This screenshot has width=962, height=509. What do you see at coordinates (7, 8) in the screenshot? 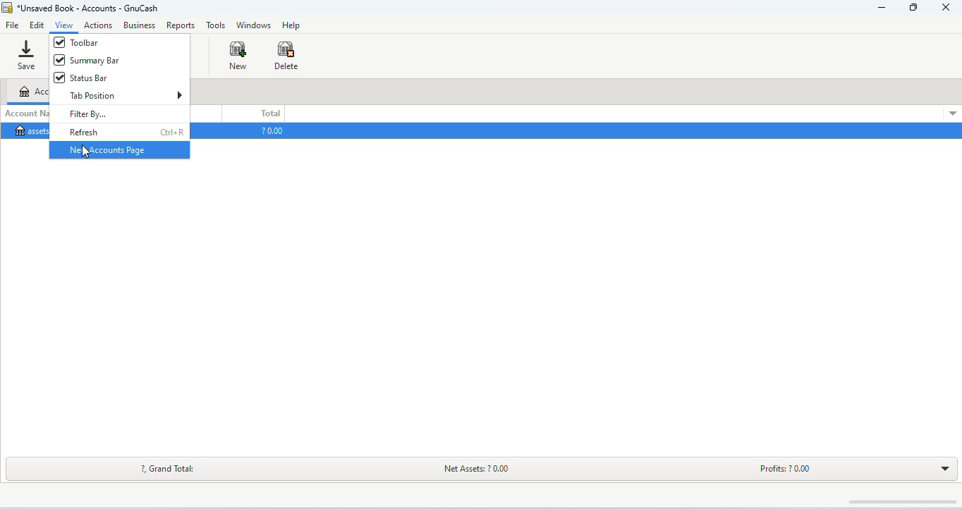
I see `gnucash logo` at bounding box center [7, 8].